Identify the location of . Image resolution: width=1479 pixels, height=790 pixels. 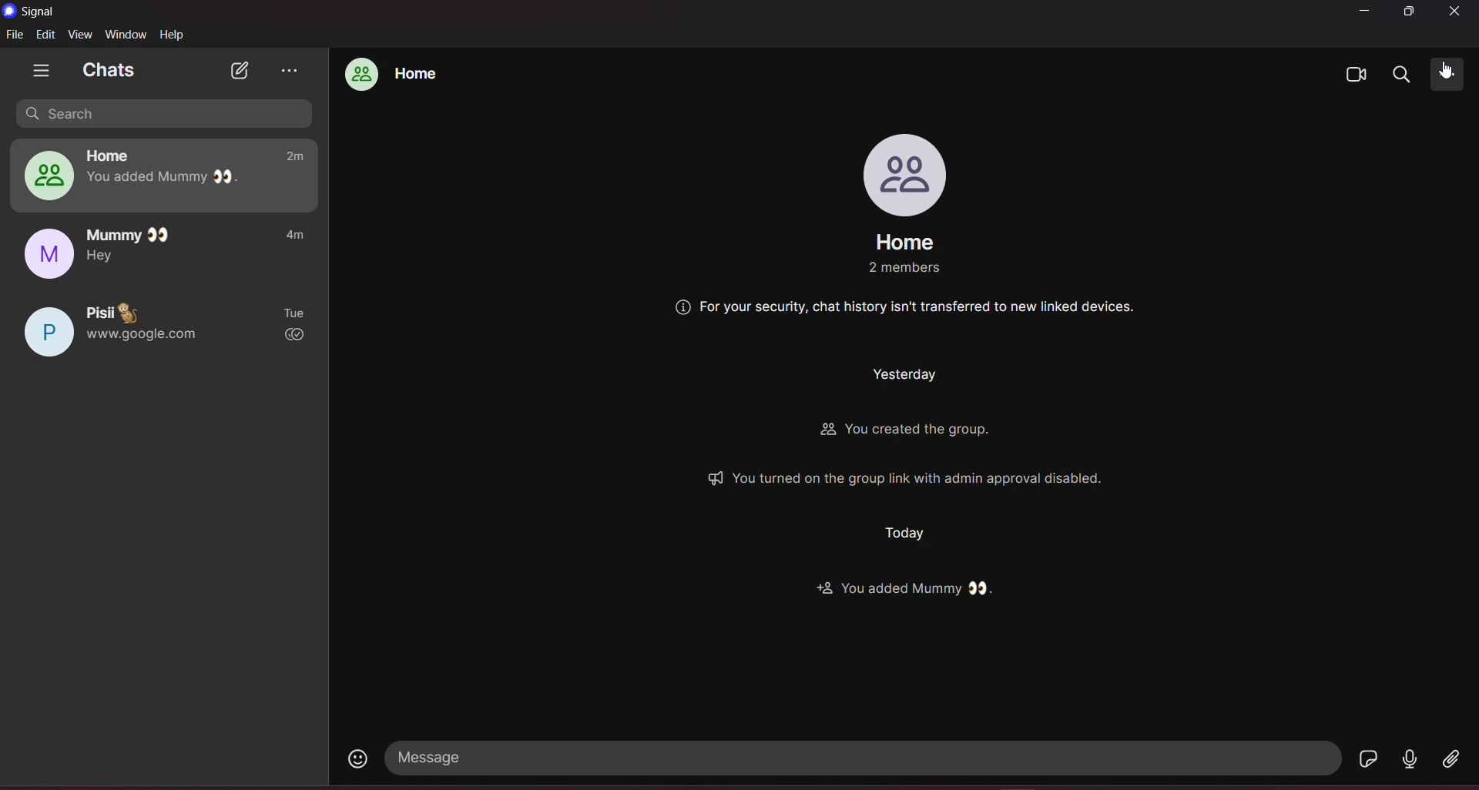
(910, 434).